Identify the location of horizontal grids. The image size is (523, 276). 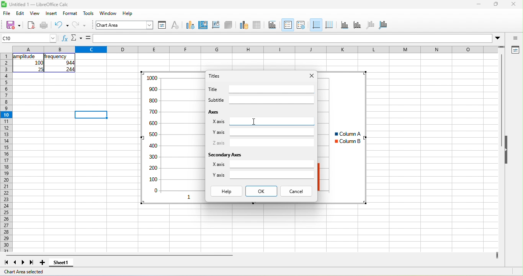
(316, 25).